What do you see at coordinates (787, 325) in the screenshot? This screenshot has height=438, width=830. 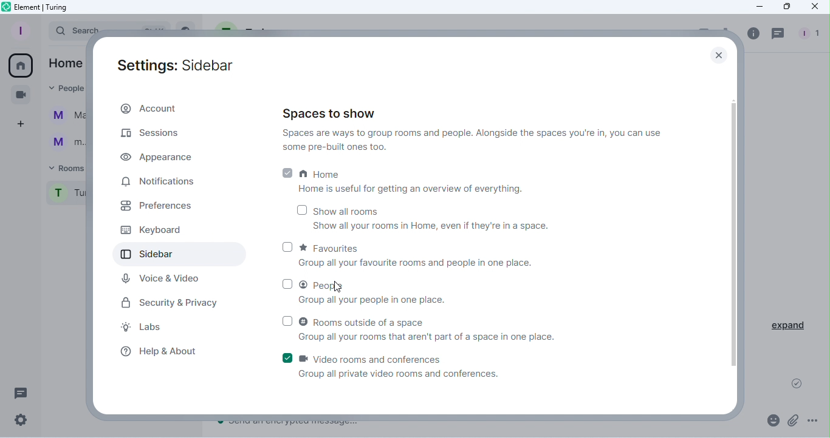 I see `Expand` at bounding box center [787, 325].